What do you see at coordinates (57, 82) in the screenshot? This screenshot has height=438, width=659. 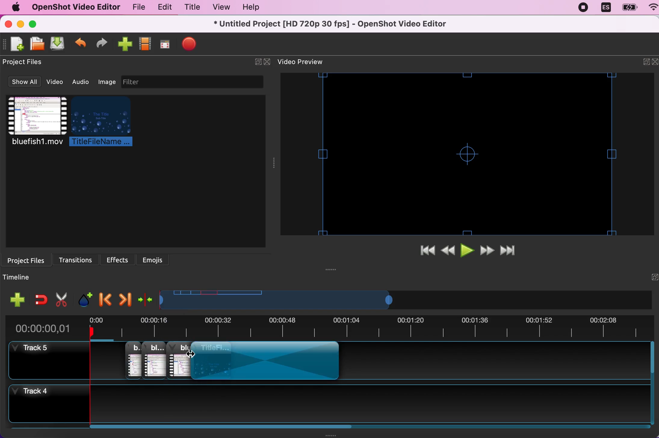 I see `video` at bounding box center [57, 82].